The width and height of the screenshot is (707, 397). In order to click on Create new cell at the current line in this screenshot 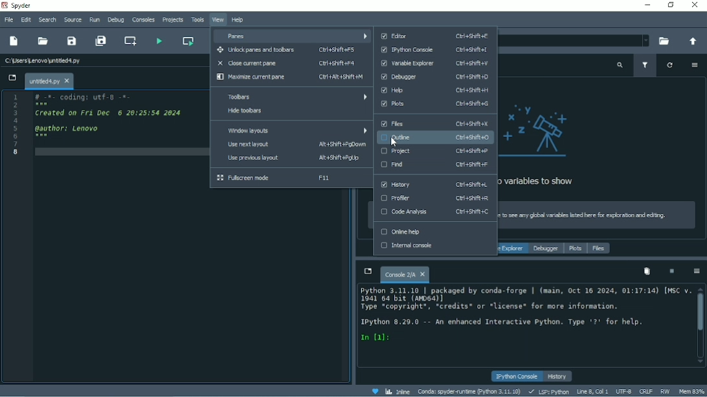, I will do `click(131, 41)`.